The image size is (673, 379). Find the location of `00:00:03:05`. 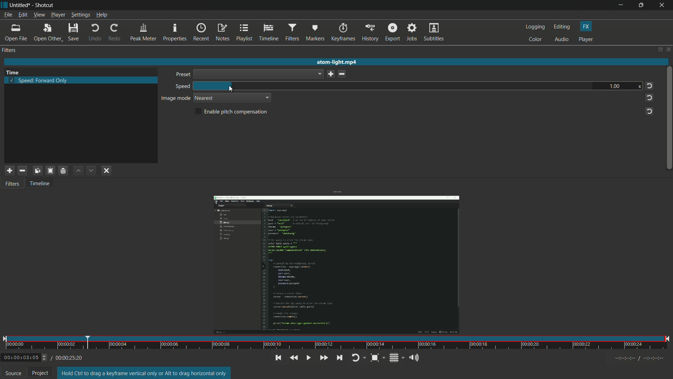

00:00:03:05 is located at coordinates (25, 357).